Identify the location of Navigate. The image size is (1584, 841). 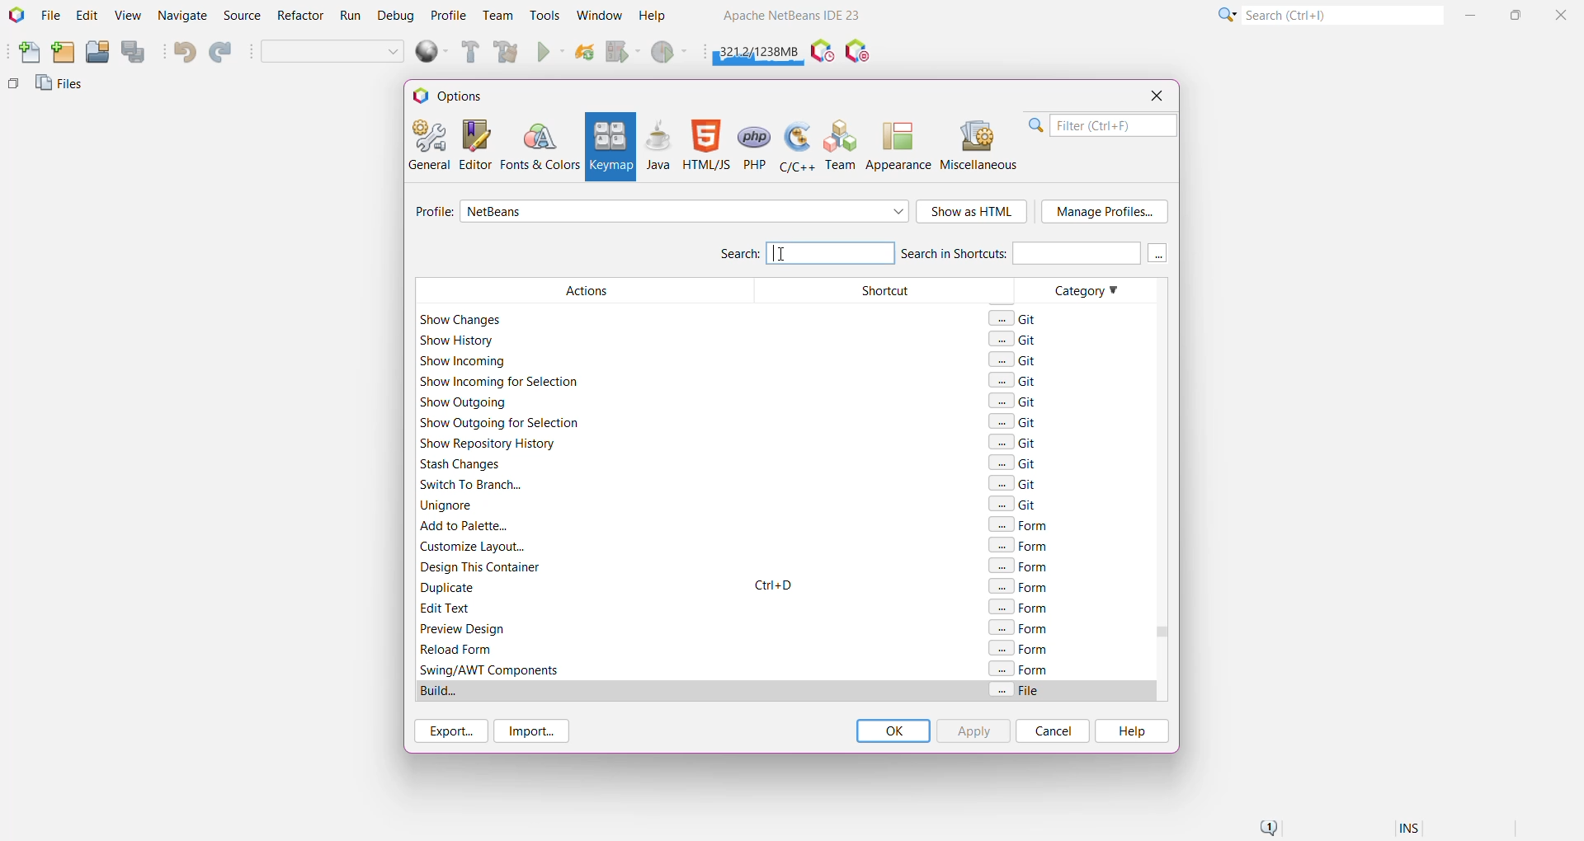
(183, 16).